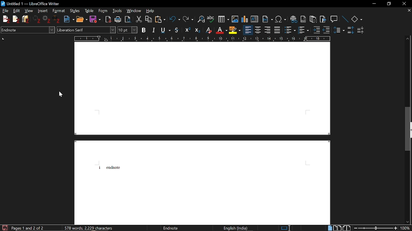  Describe the element at coordinates (86, 30) in the screenshot. I see `Font style` at that location.